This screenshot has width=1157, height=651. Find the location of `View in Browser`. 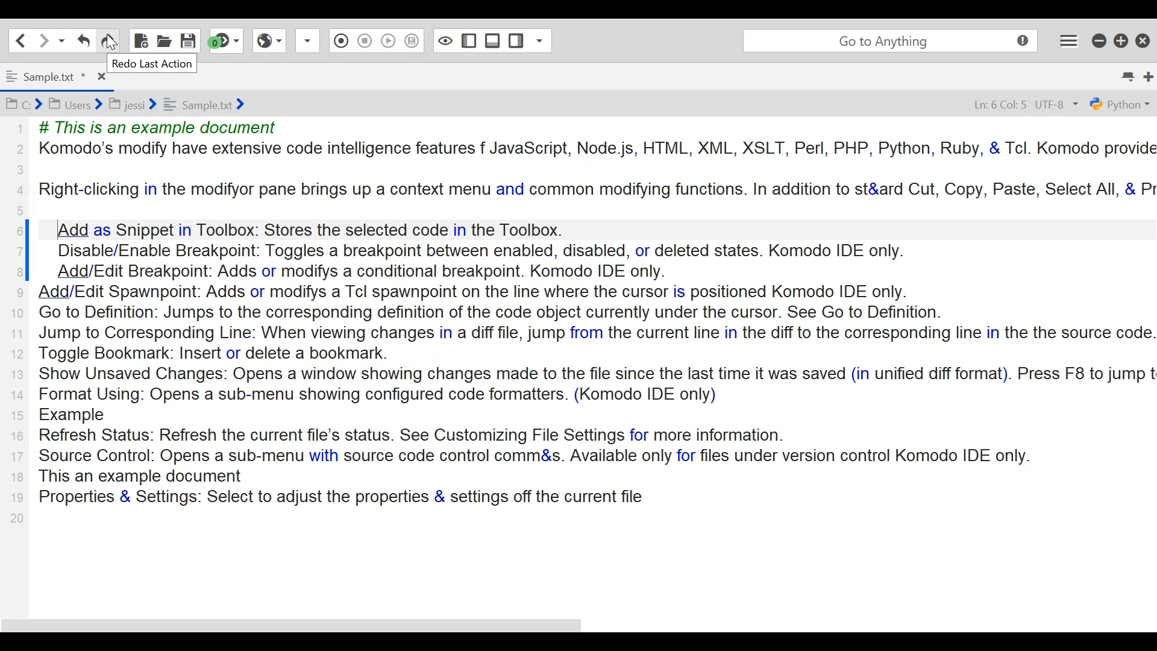

View in Browser is located at coordinates (268, 40).